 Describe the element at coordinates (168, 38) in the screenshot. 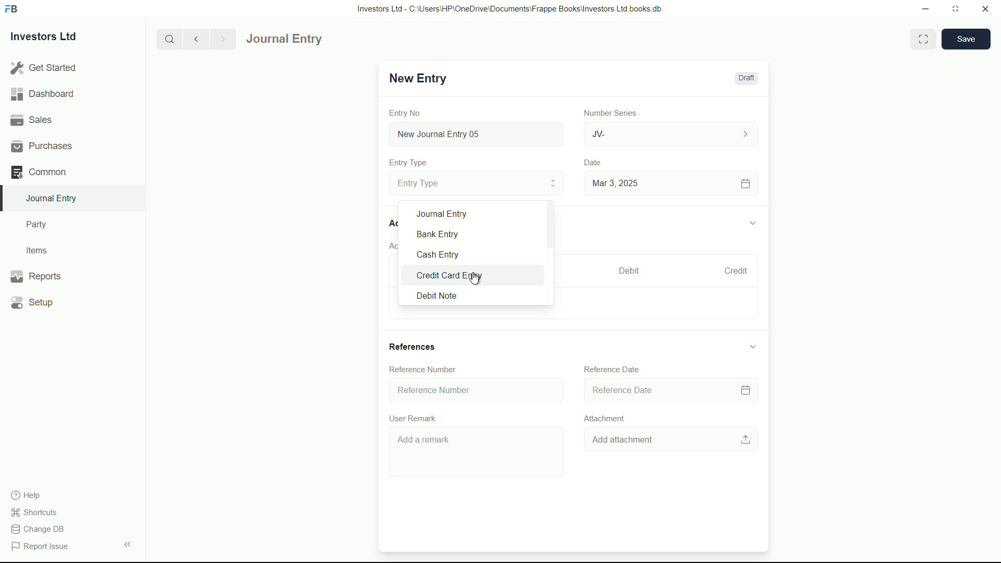

I see `search` at that location.